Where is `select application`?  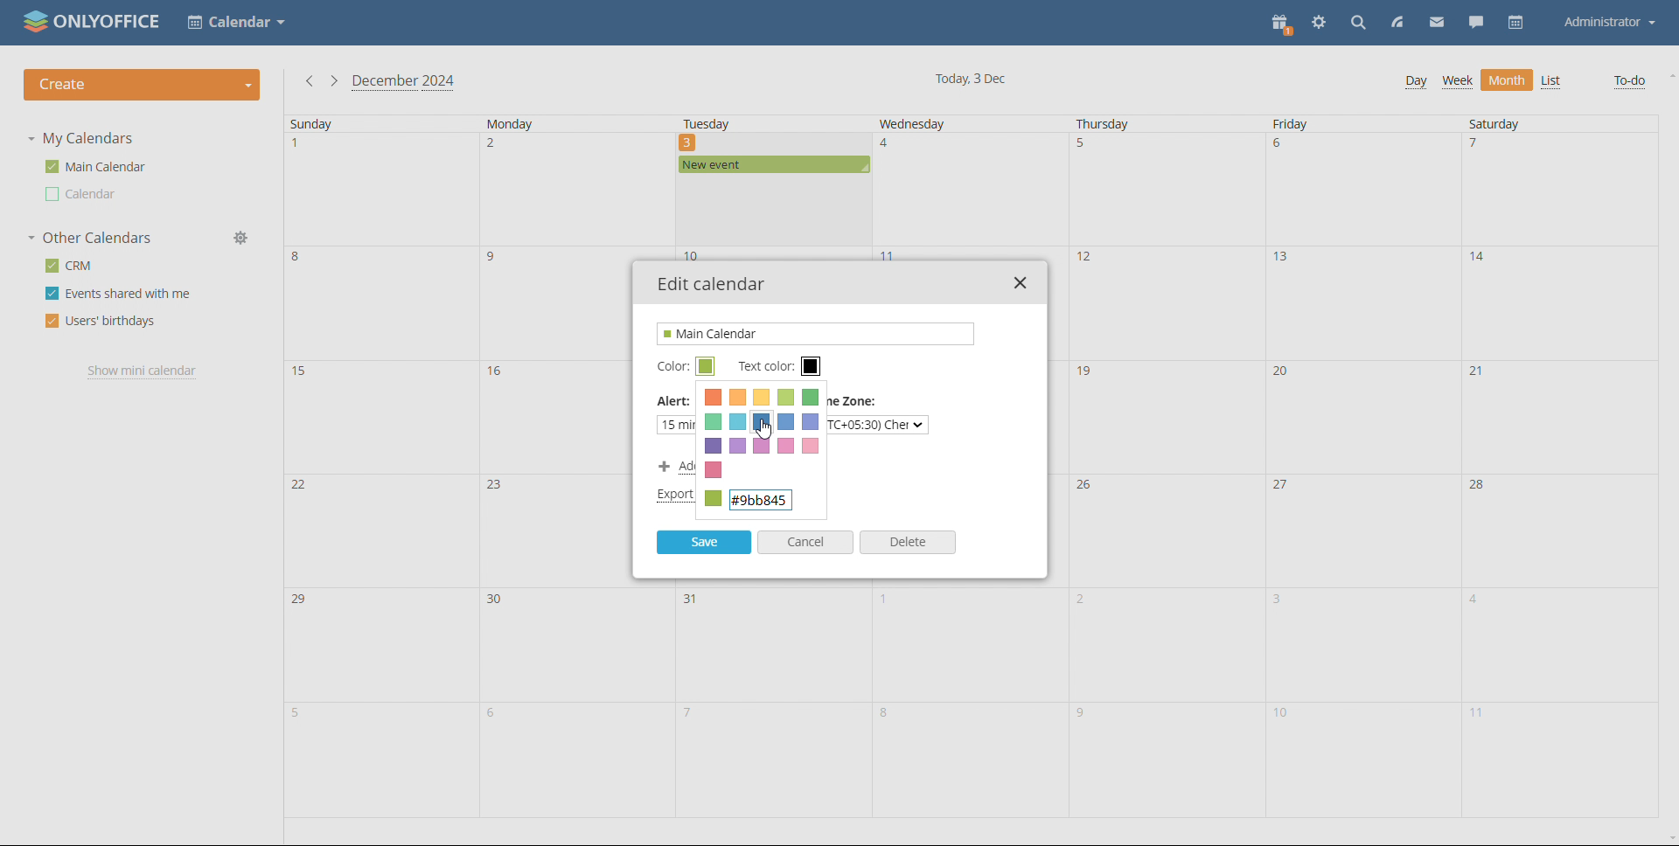
select application is located at coordinates (237, 23).